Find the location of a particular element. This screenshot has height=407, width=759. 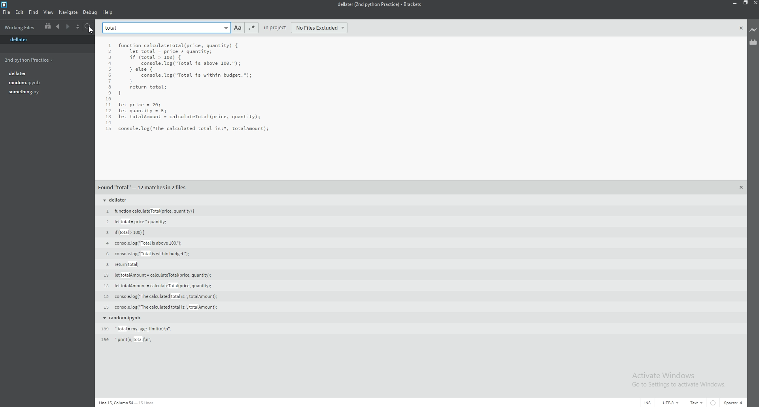

dellater (2nd python practice) - brackets is located at coordinates (378, 5).